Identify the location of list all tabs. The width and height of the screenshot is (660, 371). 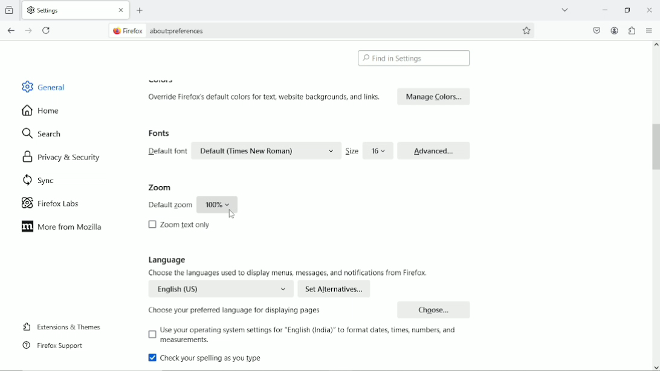
(566, 10).